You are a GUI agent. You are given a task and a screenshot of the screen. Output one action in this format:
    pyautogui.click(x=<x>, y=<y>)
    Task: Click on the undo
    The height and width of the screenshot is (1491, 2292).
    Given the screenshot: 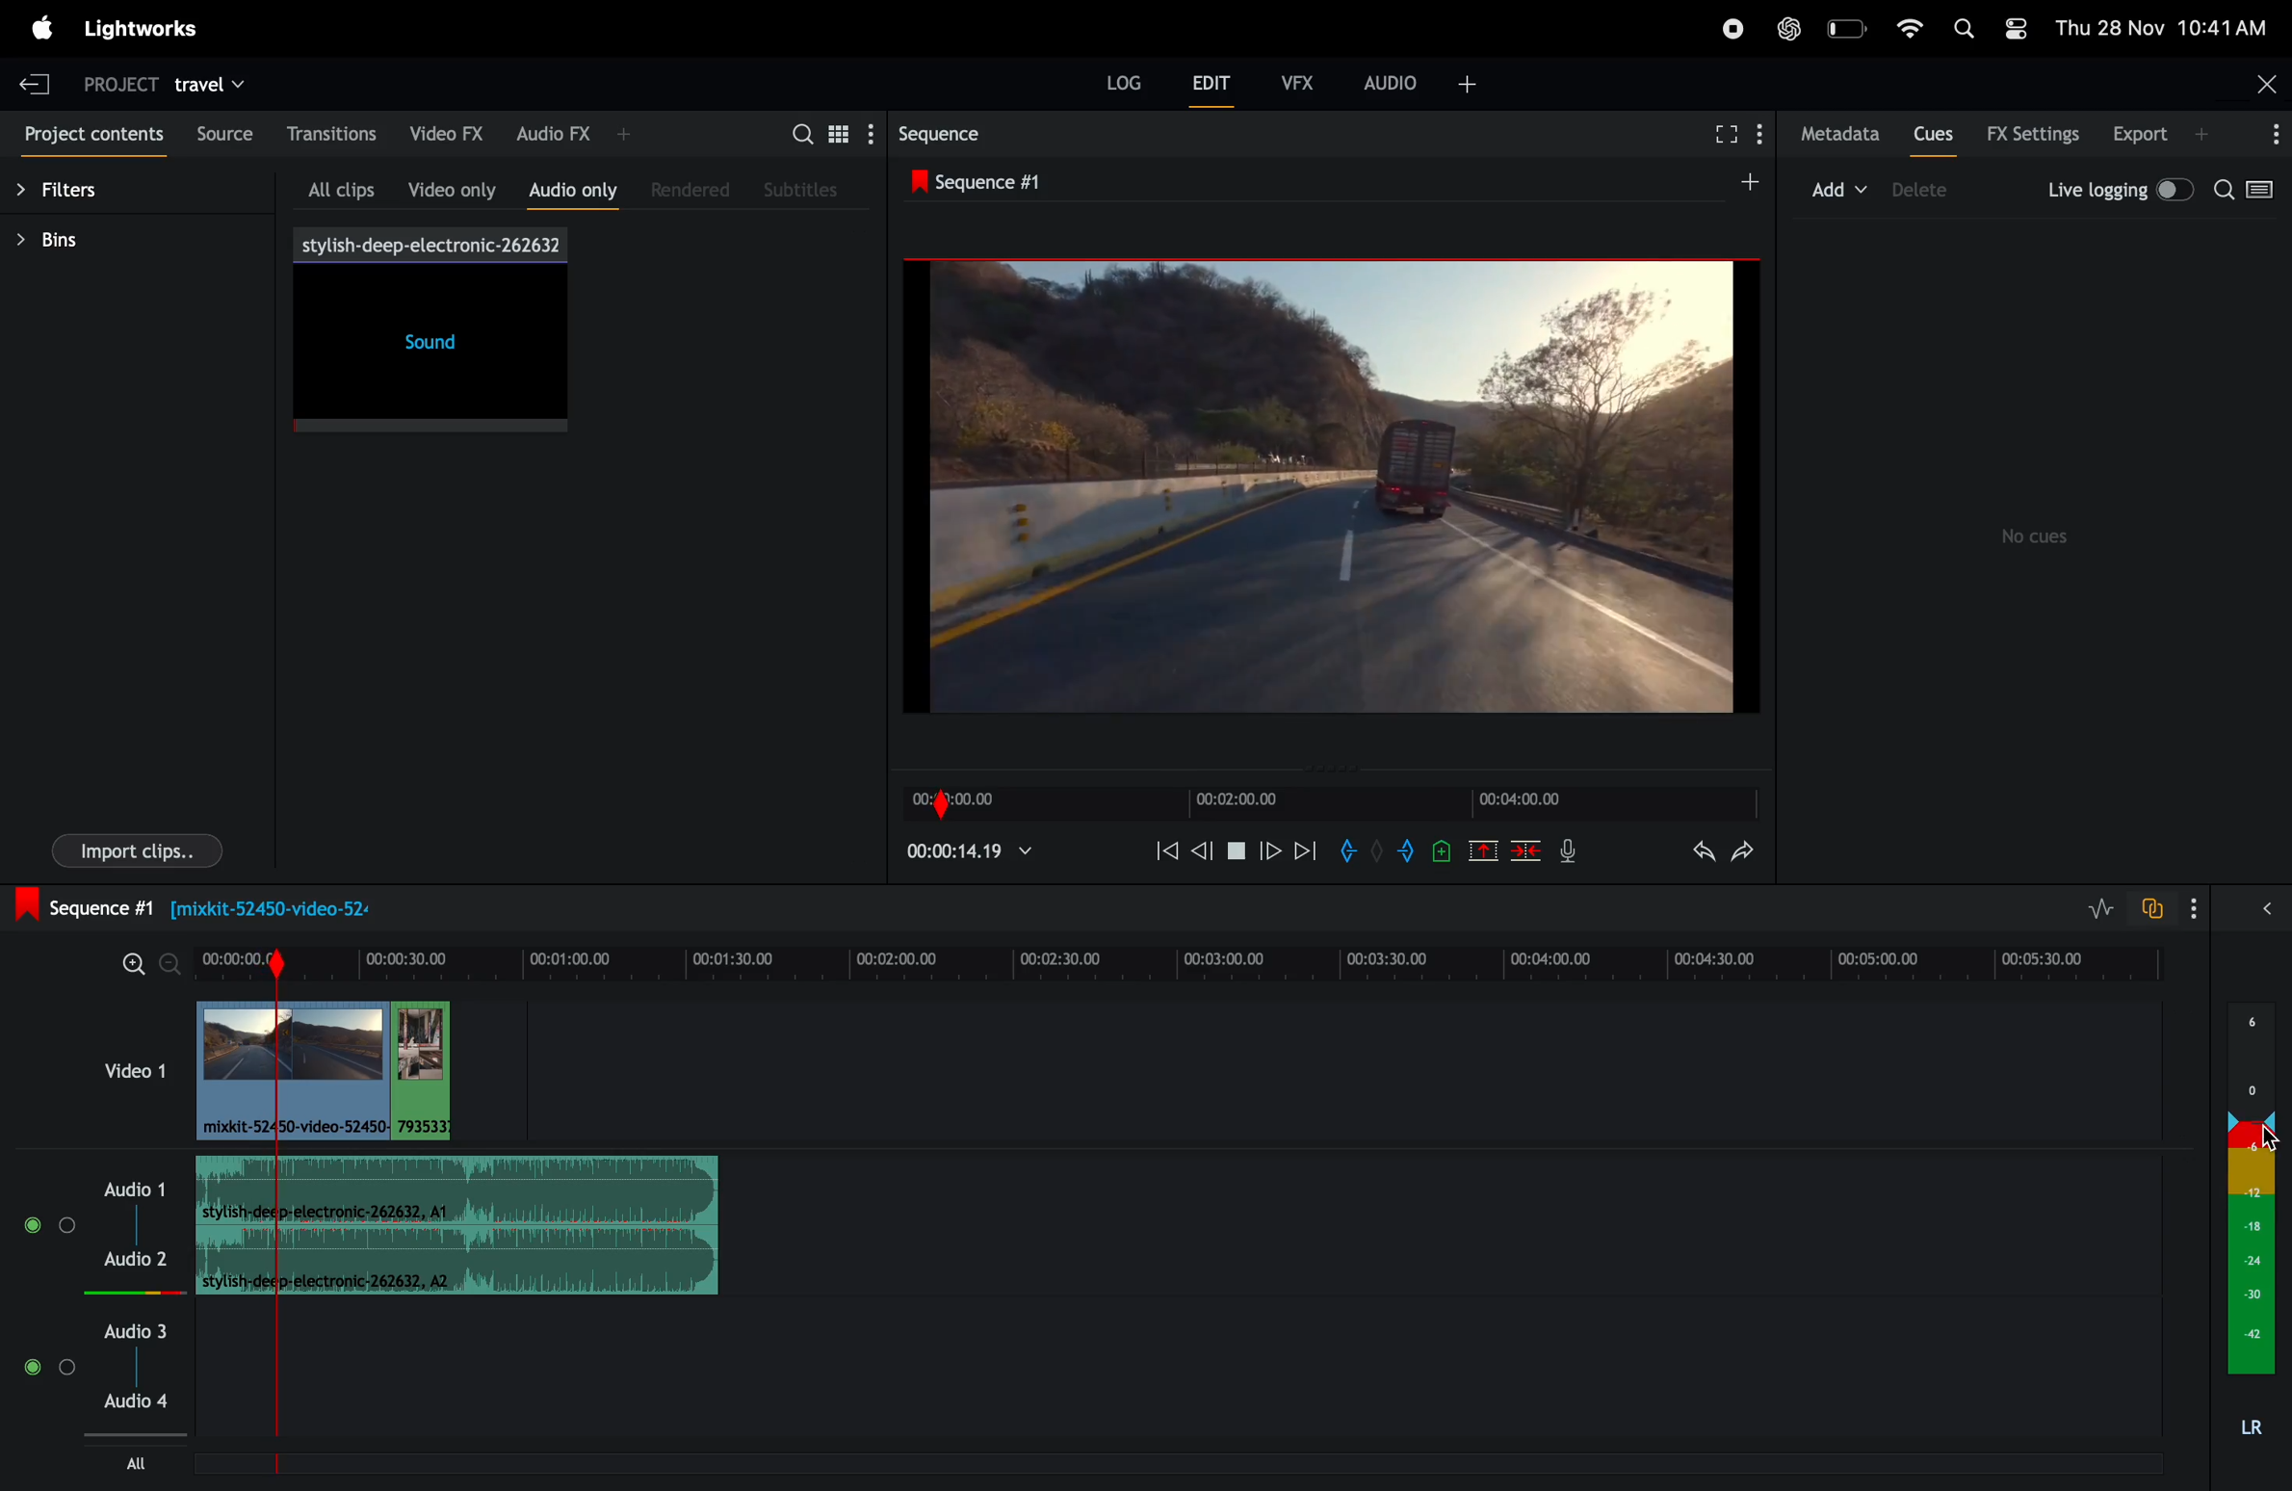 What is the action you would take?
    pyautogui.click(x=1689, y=852)
    